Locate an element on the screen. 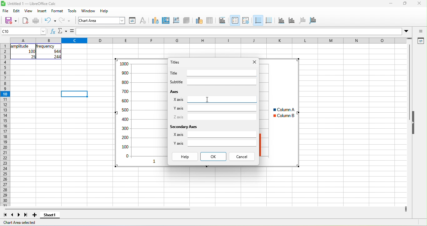 The image size is (427, 226). 044 is located at coordinates (57, 51).